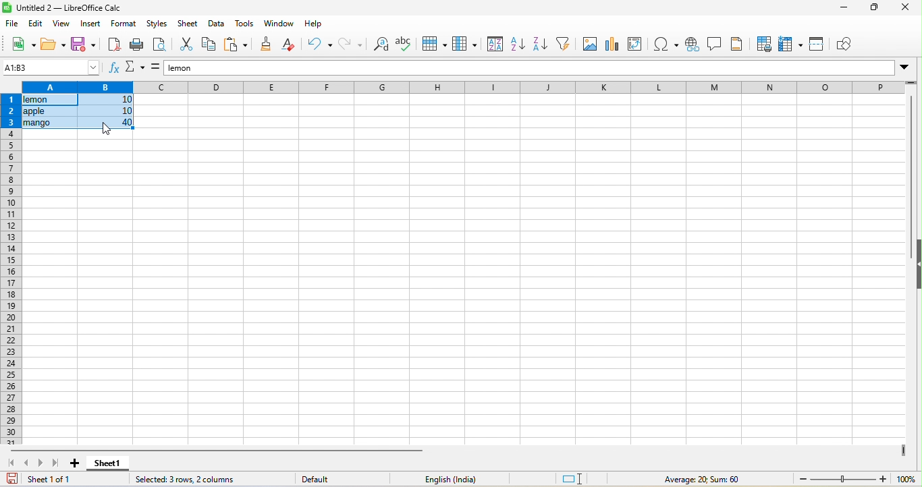 The image size is (922, 487). I want to click on undo, so click(319, 45).